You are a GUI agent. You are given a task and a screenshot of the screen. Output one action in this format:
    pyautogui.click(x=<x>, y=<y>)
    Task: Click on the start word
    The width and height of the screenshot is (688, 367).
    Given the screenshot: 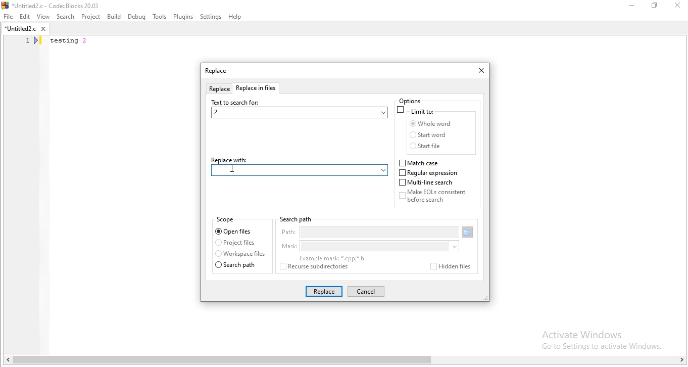 What is the action you would take?
    pyautogui.click(x=429, y=135)
    